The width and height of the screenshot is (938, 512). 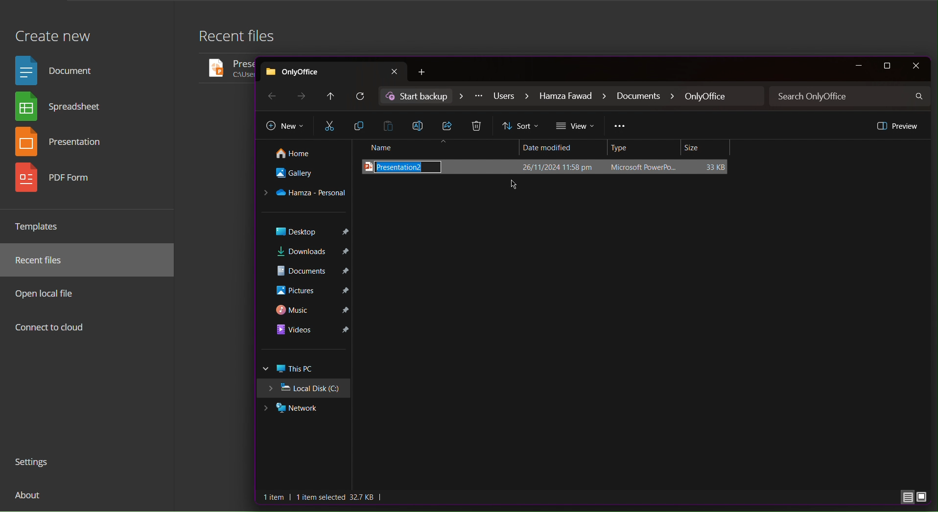 I want to click on date modified, so click(x=559, y=146).